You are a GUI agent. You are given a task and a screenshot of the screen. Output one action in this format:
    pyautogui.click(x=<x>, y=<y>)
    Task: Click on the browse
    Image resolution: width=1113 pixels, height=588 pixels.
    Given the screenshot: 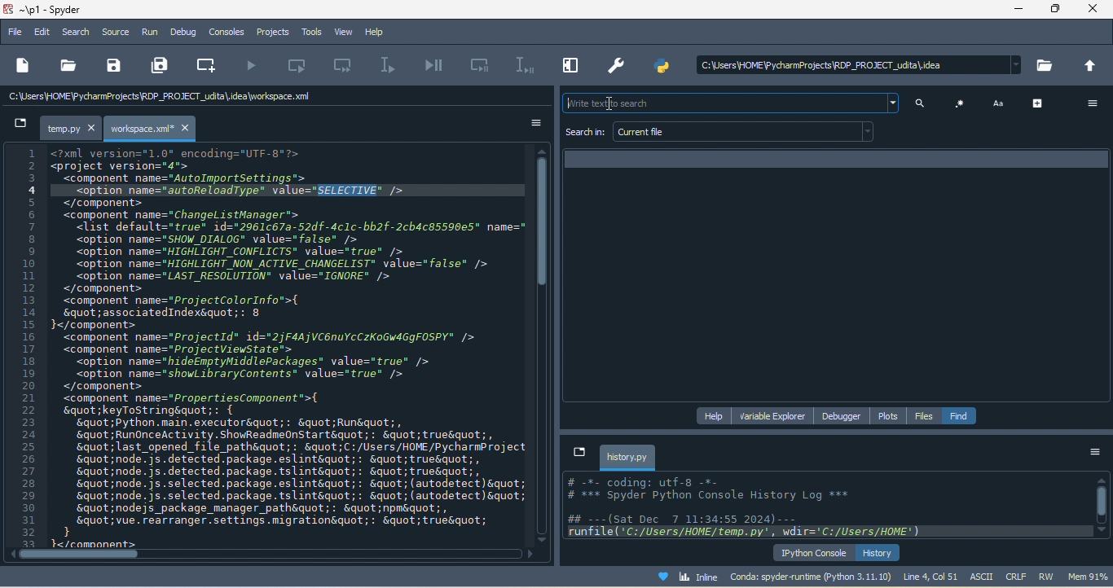 What is the action you would take?
    pyautogui.click(x=1047, y=68)
    